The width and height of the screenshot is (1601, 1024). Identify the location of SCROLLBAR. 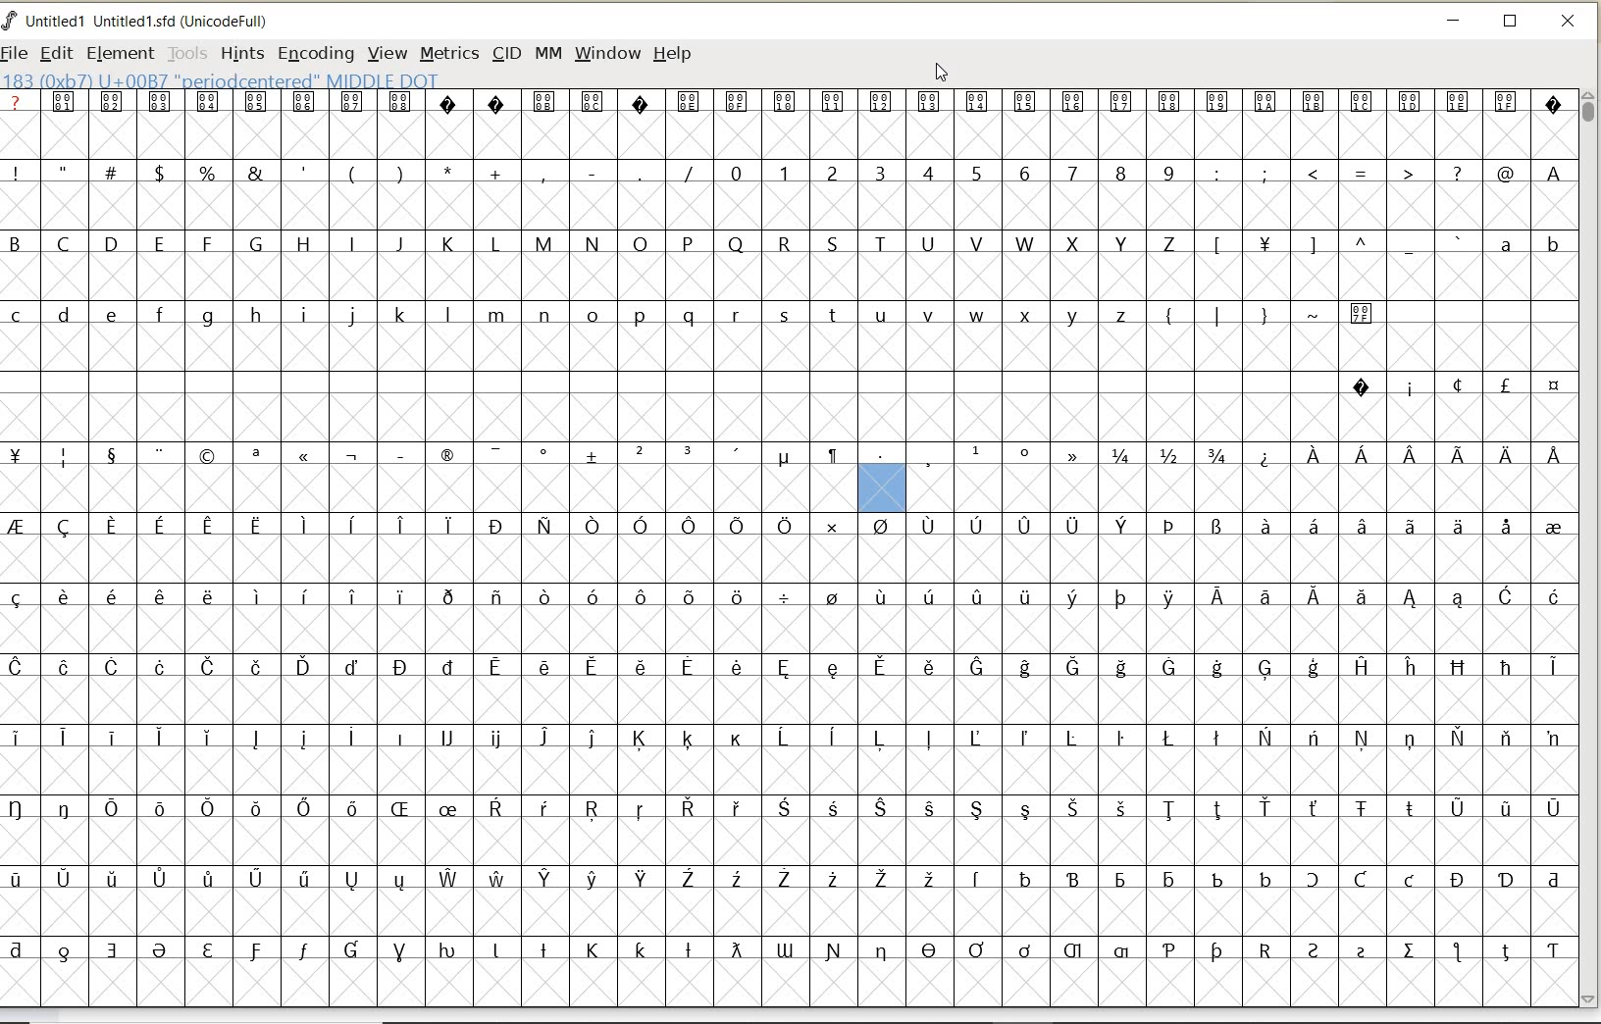
(1591, 548).